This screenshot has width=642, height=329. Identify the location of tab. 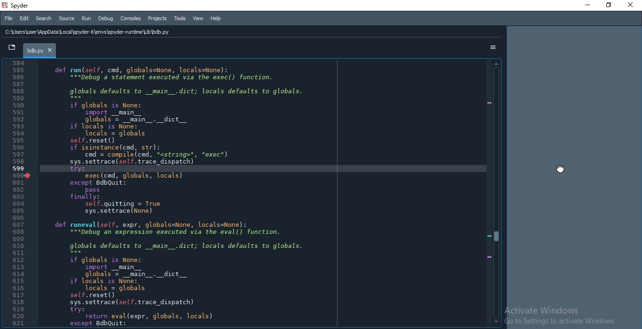
(12, 47).